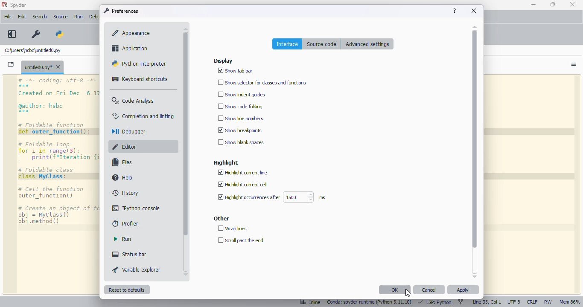 The height and width of the screenshot is (307, 583). What do you see at coordinates (4, 5) in the screenshot?
I see `logo` at bounding box center [4, 5].